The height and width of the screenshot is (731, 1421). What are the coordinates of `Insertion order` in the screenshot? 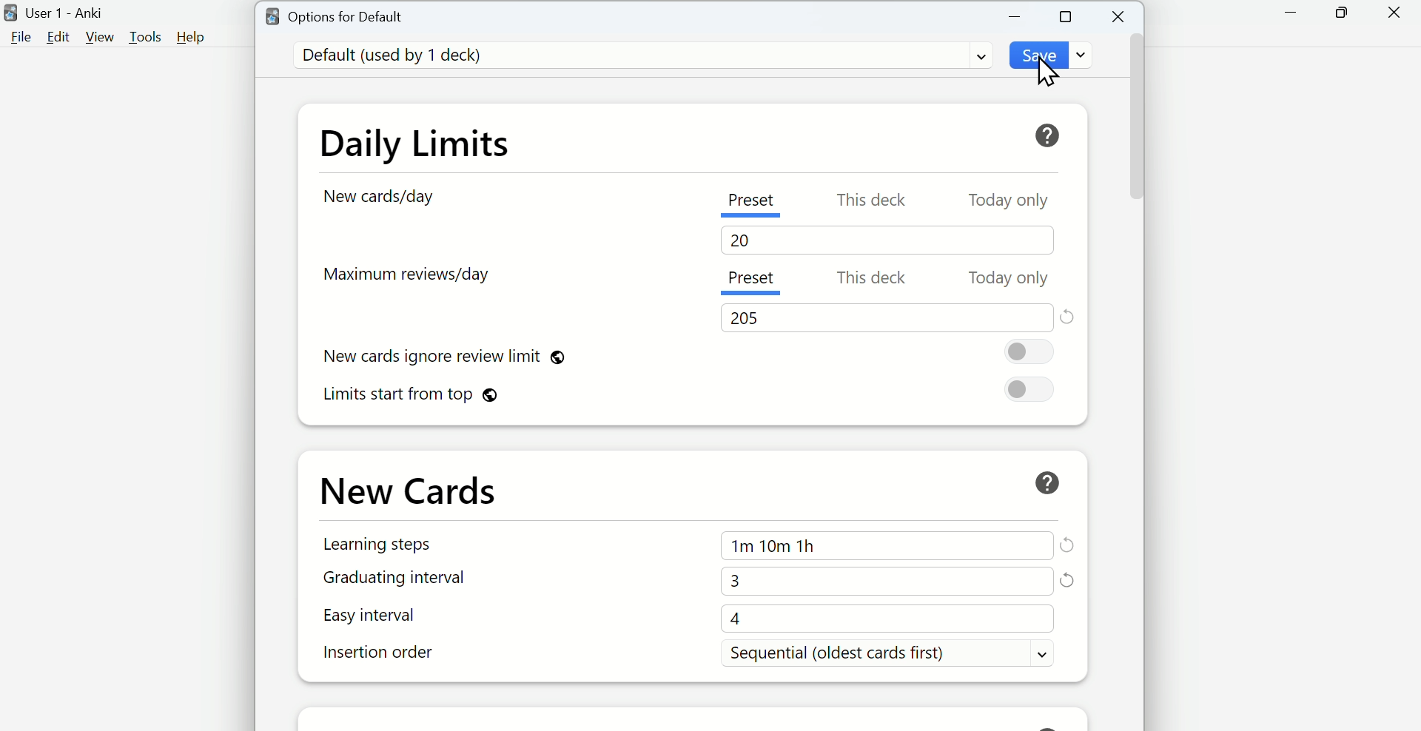 It's located at (381, 656).